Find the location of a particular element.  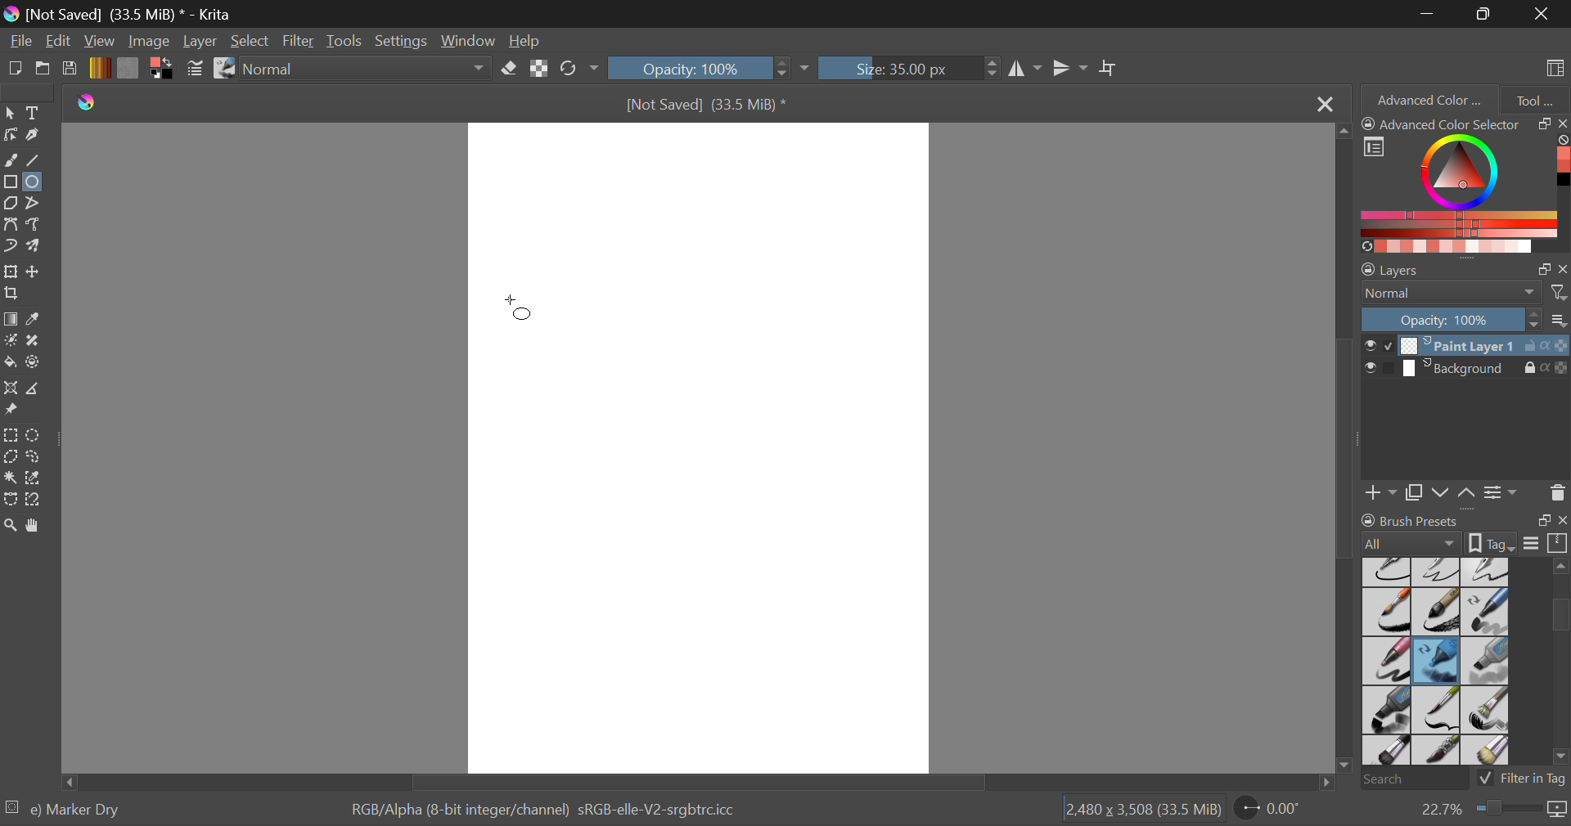

Blending Mode is located at coordinates (1465, 293).